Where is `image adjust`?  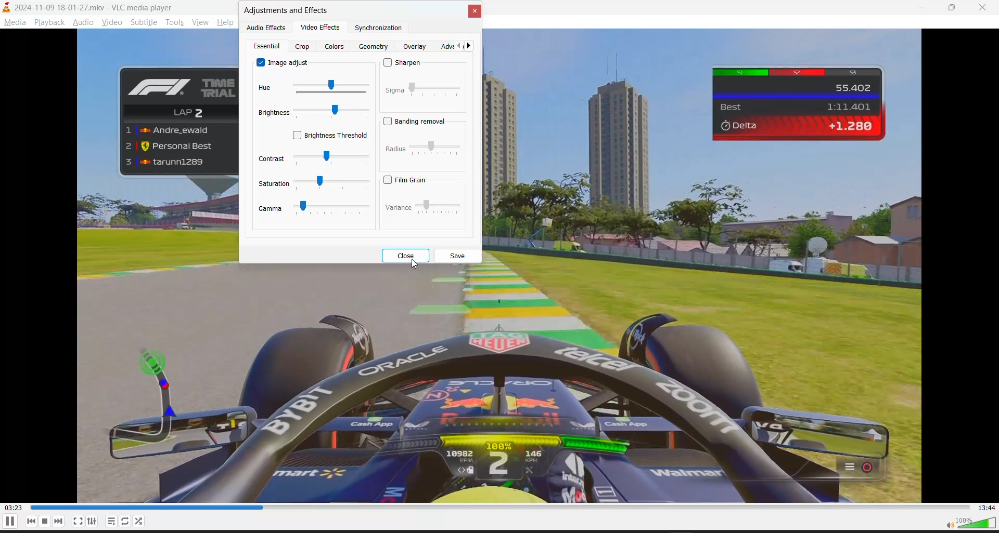 image adjust is located at coordinates (284, 62).